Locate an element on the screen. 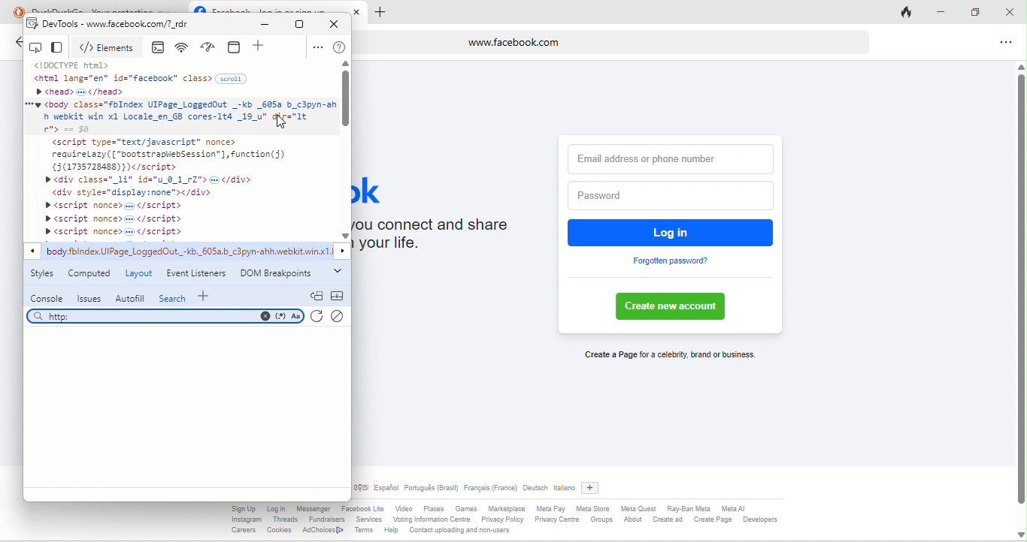 The image size is (1027, 542). issues is located at coordinates (88, 298).